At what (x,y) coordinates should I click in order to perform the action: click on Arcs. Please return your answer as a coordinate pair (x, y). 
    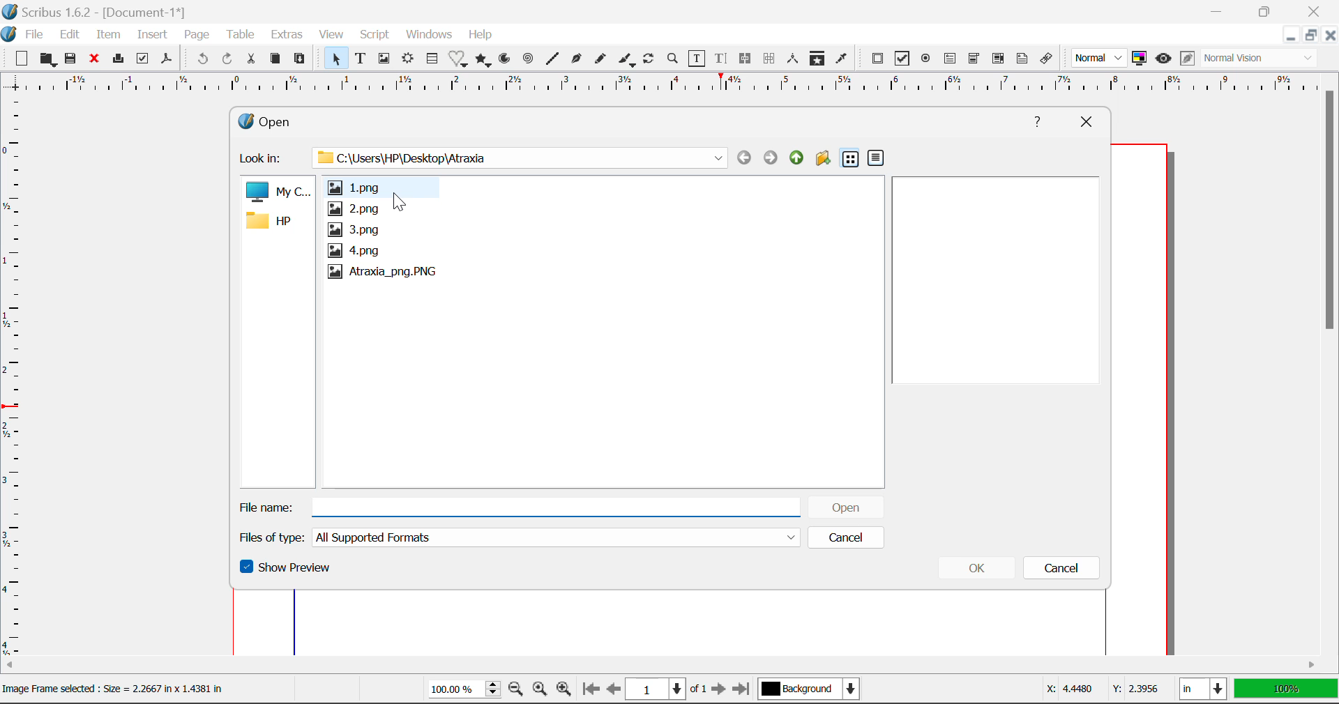
    Looking at the image, I should click on (504, 59).